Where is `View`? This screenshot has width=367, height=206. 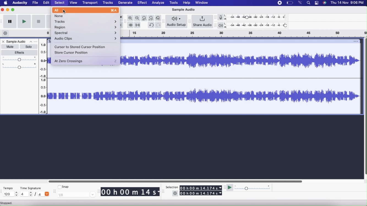
View is located at coordinates (74, 2).